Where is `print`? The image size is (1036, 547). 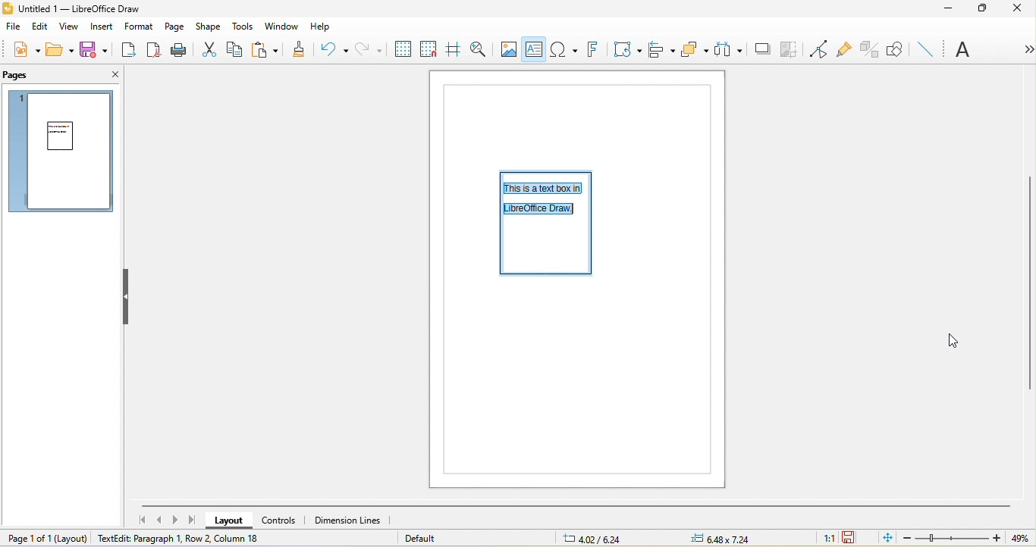 print is located at coordinates (180, 49).